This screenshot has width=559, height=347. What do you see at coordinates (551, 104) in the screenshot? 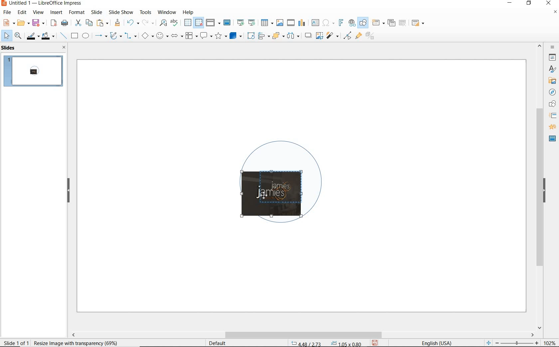
I see `shapes` at bounding box center [551, 104].